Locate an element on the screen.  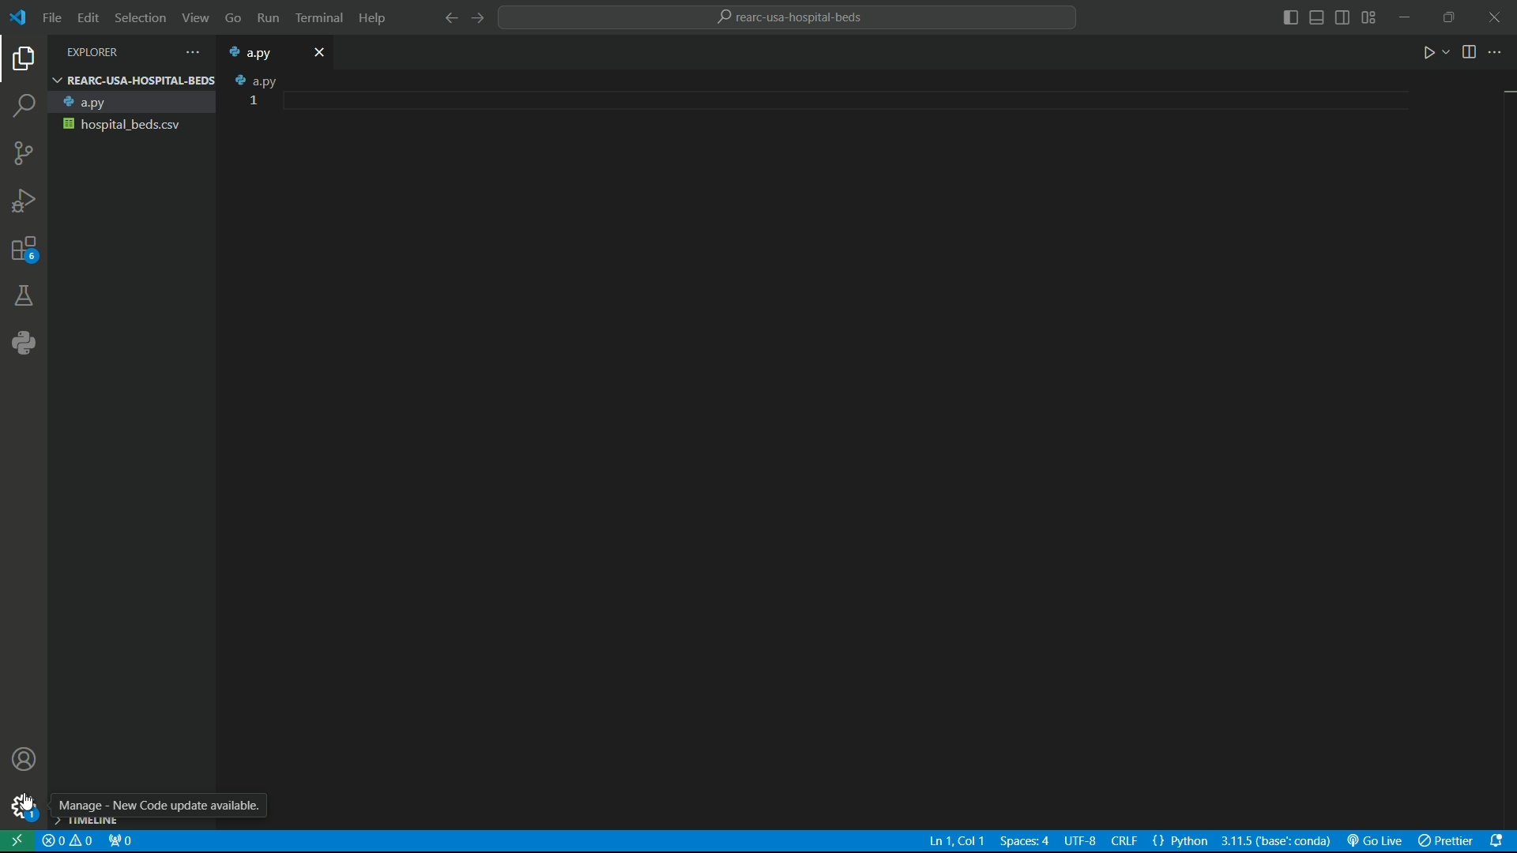
help menu is located at coordinates (374, 18).